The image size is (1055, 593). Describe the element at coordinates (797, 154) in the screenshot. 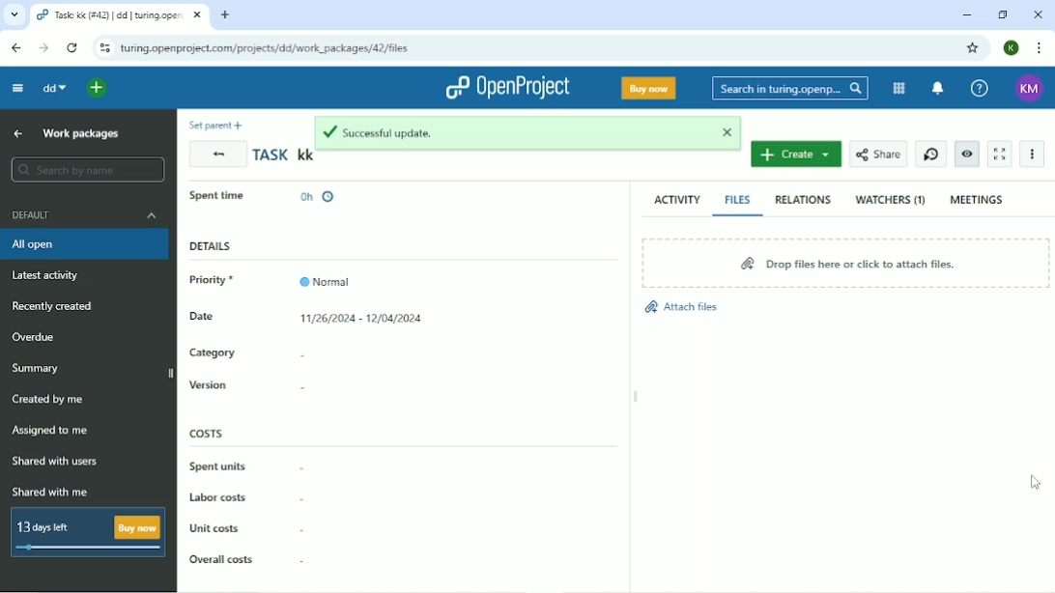

I see `Create` at that location.